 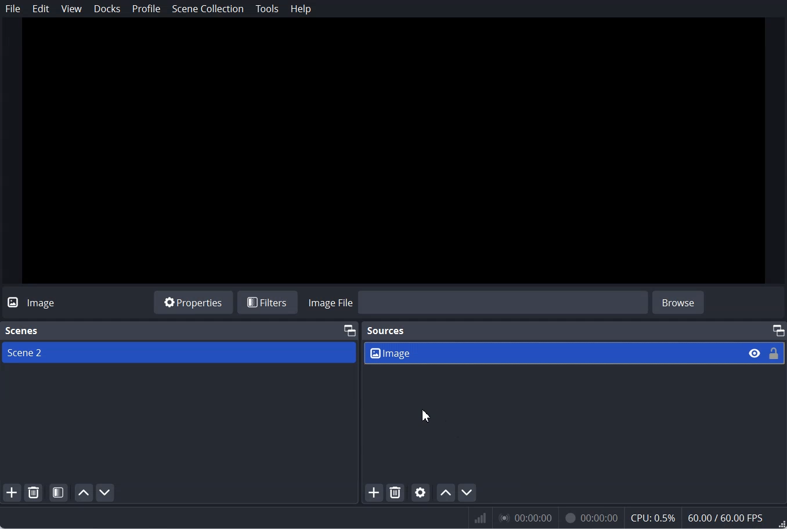 I want to click on Help, so click(x=301, y=9).